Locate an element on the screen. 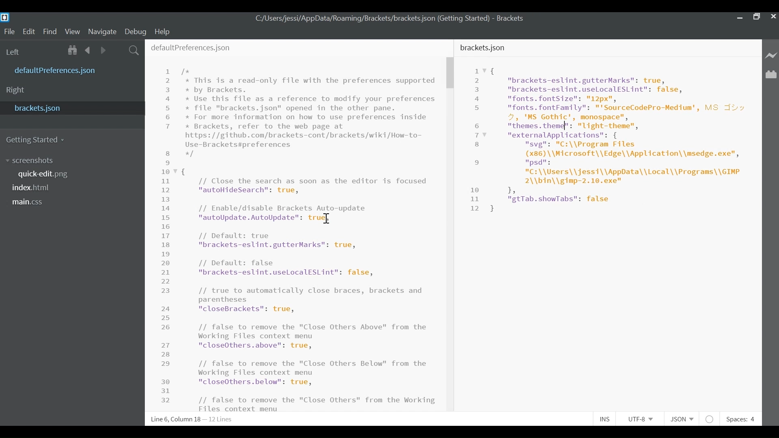  minimize is located at coordinates (739, 16).